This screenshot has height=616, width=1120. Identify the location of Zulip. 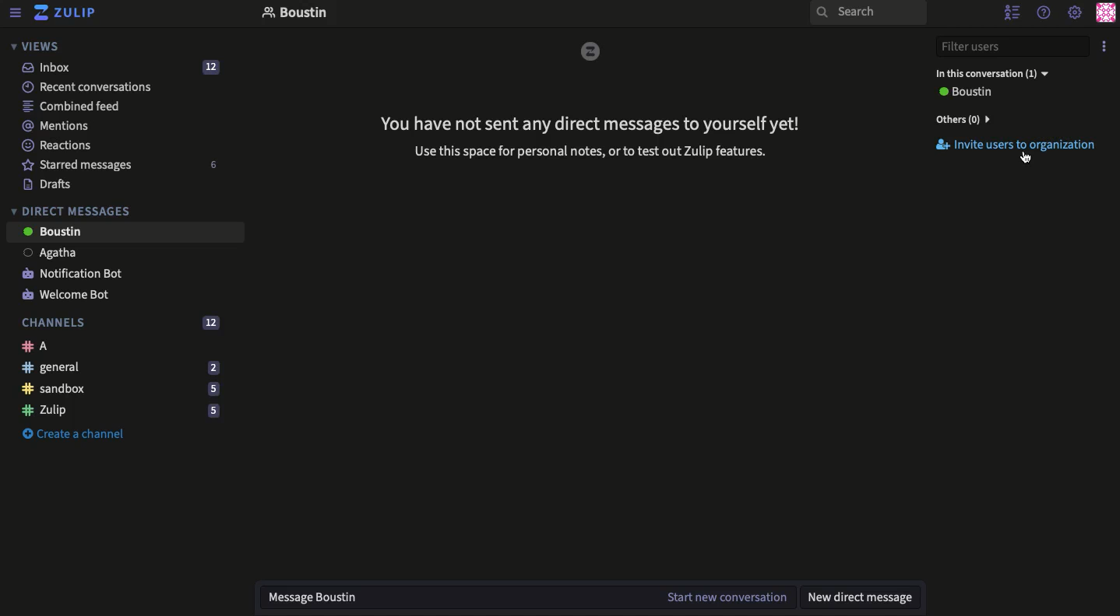
(586, 51).